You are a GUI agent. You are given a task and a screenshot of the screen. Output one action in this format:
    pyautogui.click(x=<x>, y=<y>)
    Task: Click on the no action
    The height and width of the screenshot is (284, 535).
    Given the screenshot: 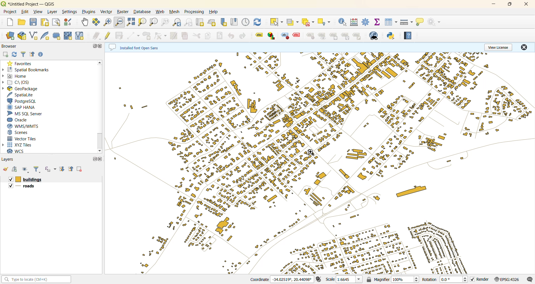 What is the action you would take?
    pyautogui.click(x=435, y=23)
    